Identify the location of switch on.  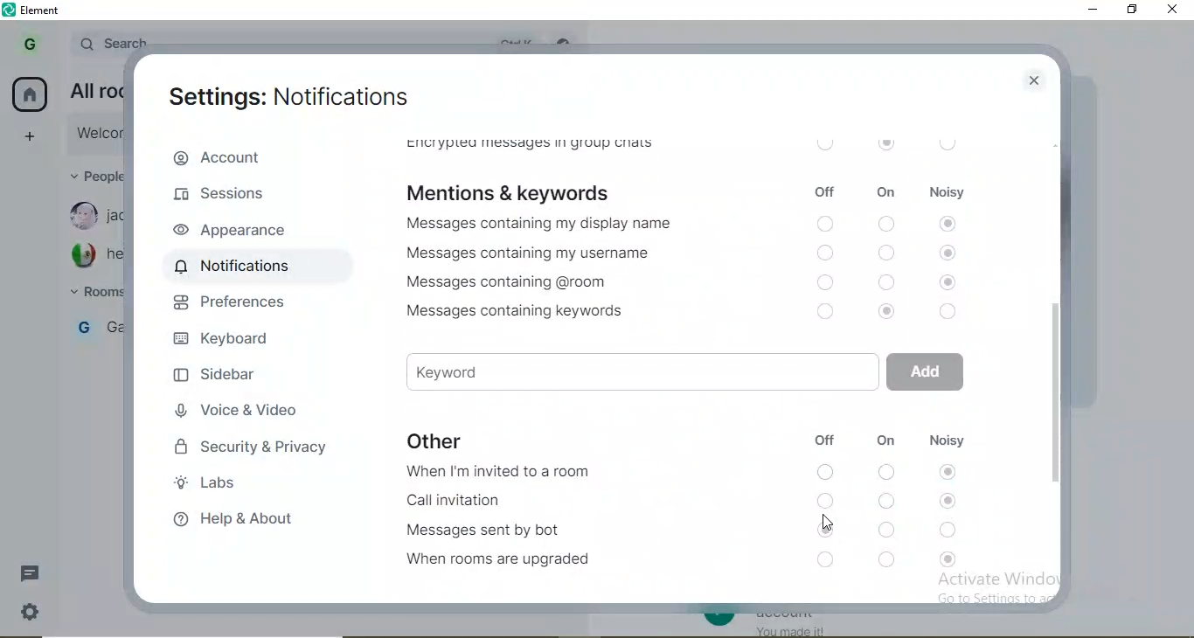
(885, 503).